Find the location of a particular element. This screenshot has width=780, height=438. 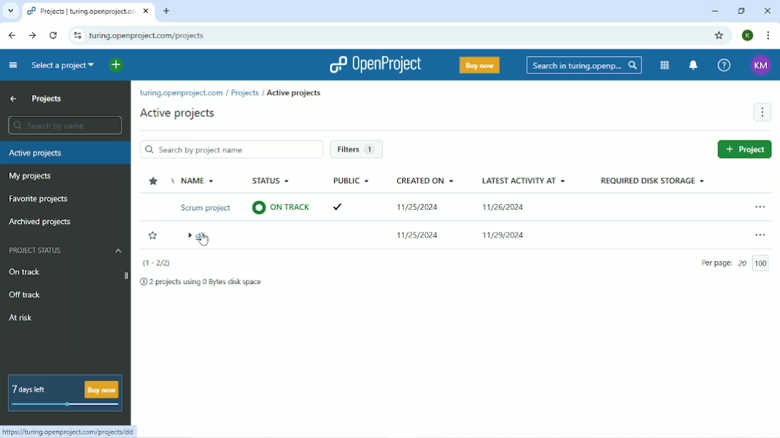

dir is located at coordinates (197, 234).